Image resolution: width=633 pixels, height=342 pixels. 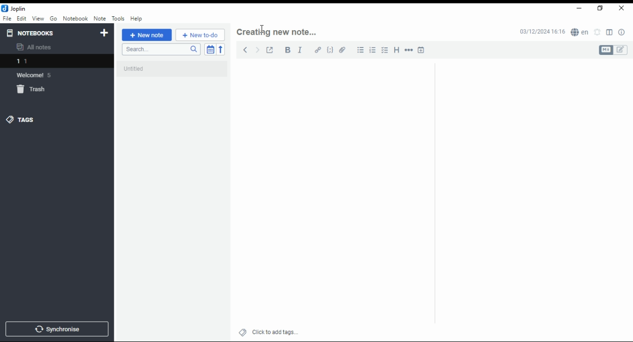 What do you see at coordinates (36, 75) in the screenshot?
I see `notebook: welcome` at bounding box center [36, 75].